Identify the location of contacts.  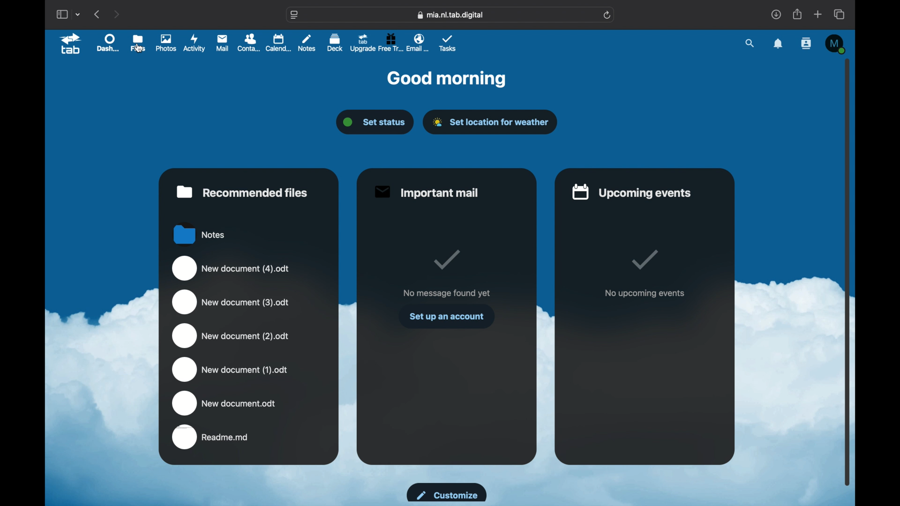
(248, 42).